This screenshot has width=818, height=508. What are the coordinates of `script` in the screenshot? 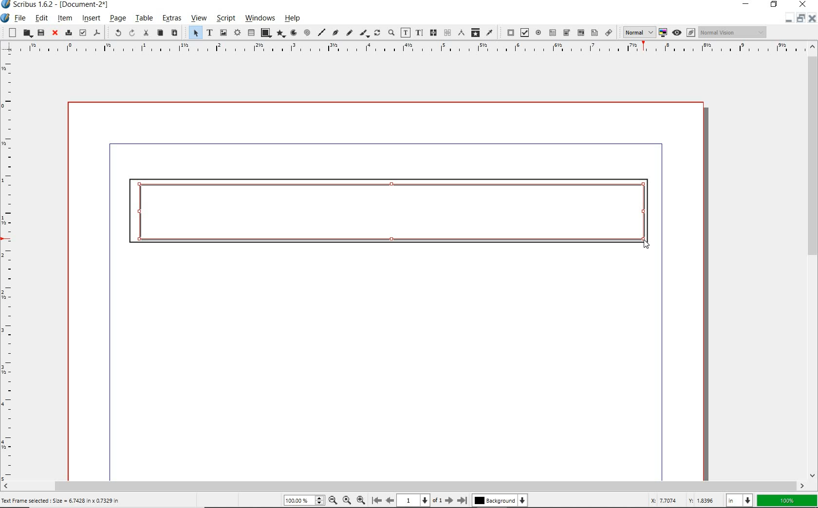 It's located at (225, 18).